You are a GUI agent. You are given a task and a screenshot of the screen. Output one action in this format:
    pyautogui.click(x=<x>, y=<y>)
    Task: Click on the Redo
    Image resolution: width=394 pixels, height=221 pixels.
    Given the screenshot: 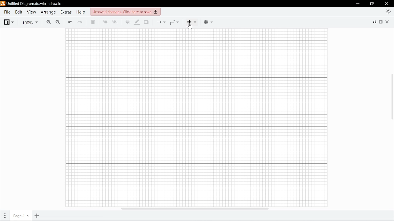 What is the action you would take?
    pyautogui.click(x=80, y=22)
    